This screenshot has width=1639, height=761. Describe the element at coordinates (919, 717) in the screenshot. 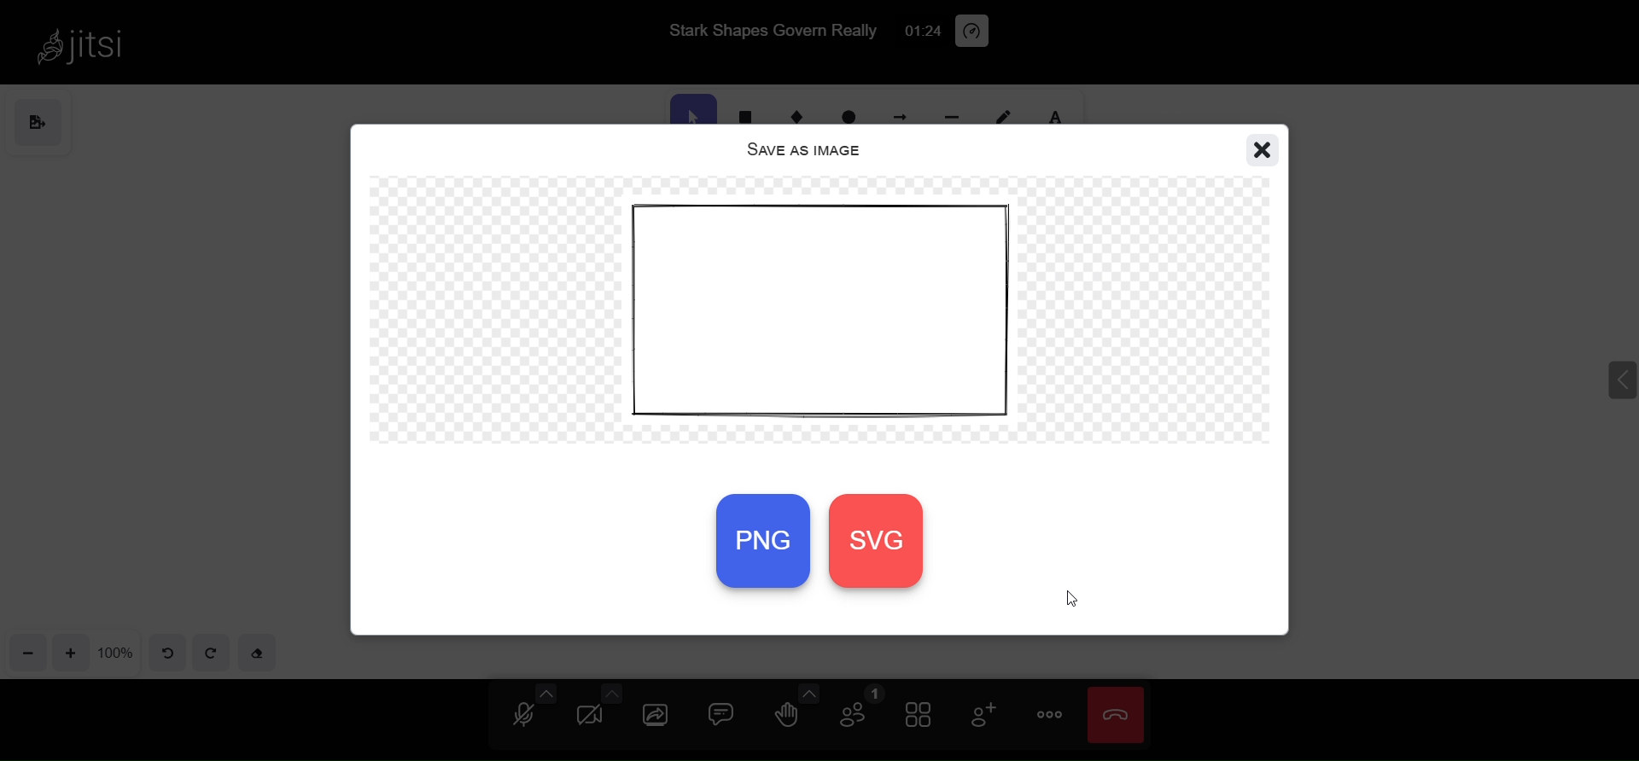

I see `tile view` at that location.